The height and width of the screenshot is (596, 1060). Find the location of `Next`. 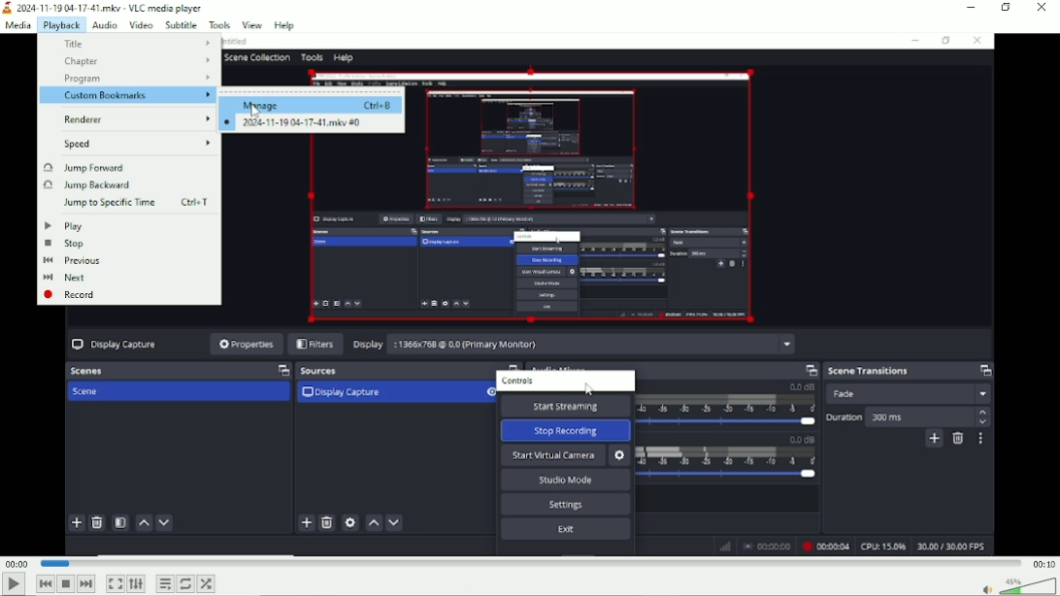

Next is located at coordinates (86, 583).